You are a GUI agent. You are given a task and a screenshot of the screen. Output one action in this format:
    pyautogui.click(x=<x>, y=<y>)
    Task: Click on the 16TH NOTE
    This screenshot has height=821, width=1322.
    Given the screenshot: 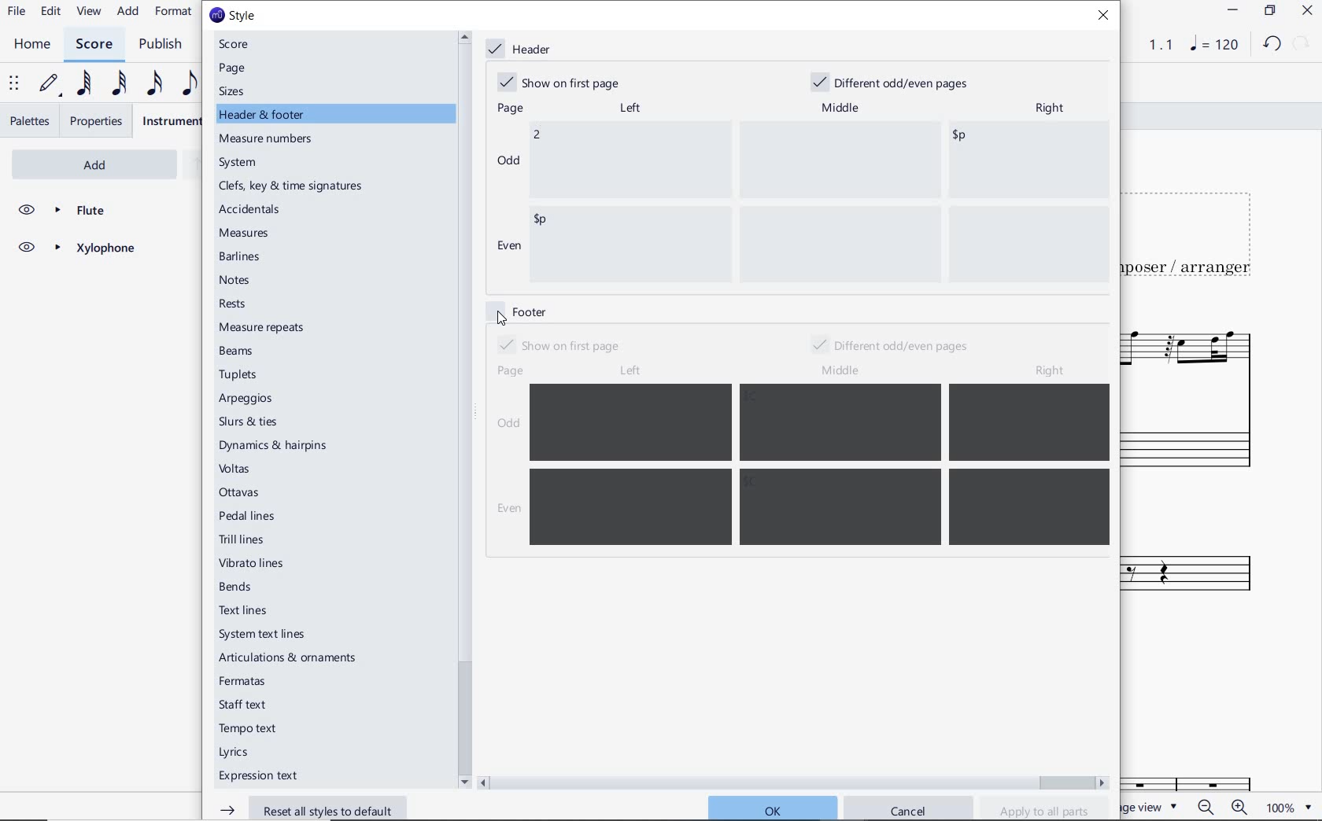 What is the action you would take?
    pyautogui.click(x=154, y=83)
    